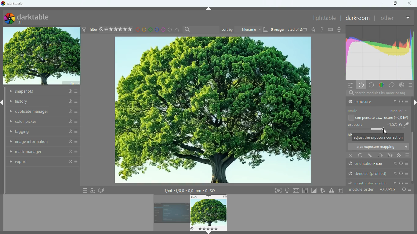 The height and width of the screenshot is (234, 417). Describe the element at coordinates (206, 8) in the screenshot. I see `Up` at that location.